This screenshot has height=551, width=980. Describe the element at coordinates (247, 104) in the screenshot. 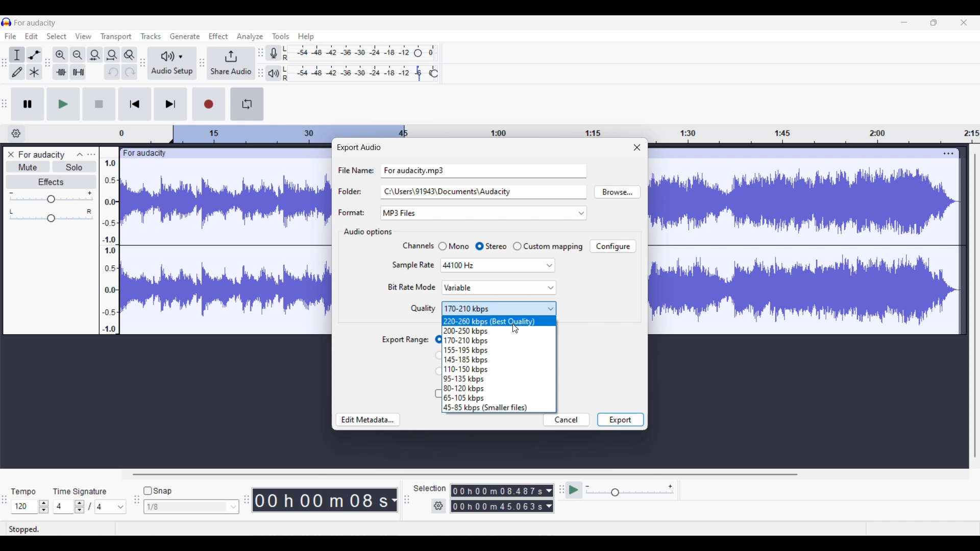

I see `Enable looping` at that location.